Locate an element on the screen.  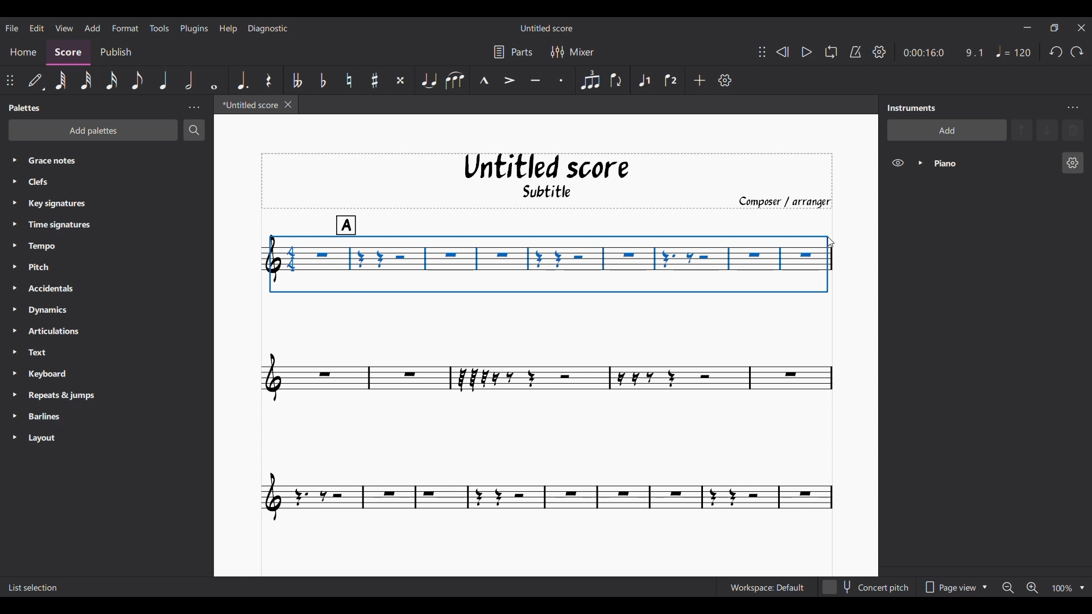
Panel settings is located at coordinates (194, 107).